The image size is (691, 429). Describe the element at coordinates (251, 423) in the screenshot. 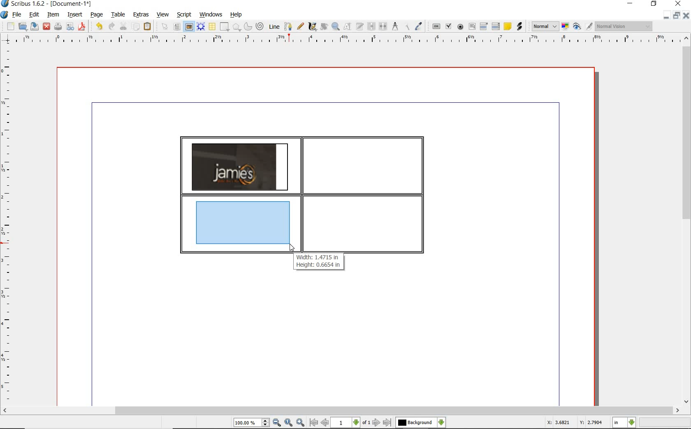

I see `select current zoom level` at that location.